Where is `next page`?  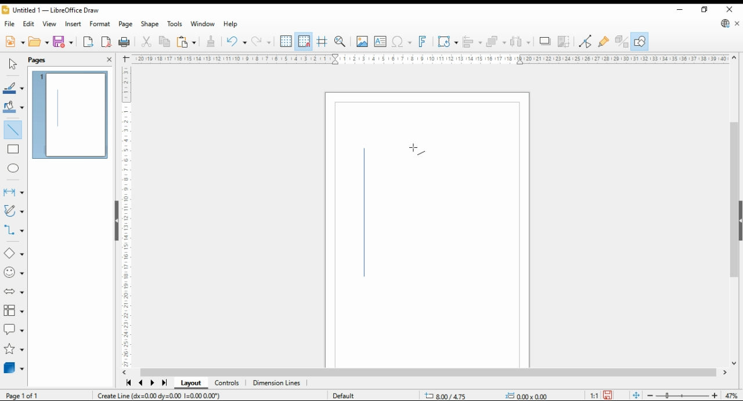
next page is located at coordinates (152, 384).